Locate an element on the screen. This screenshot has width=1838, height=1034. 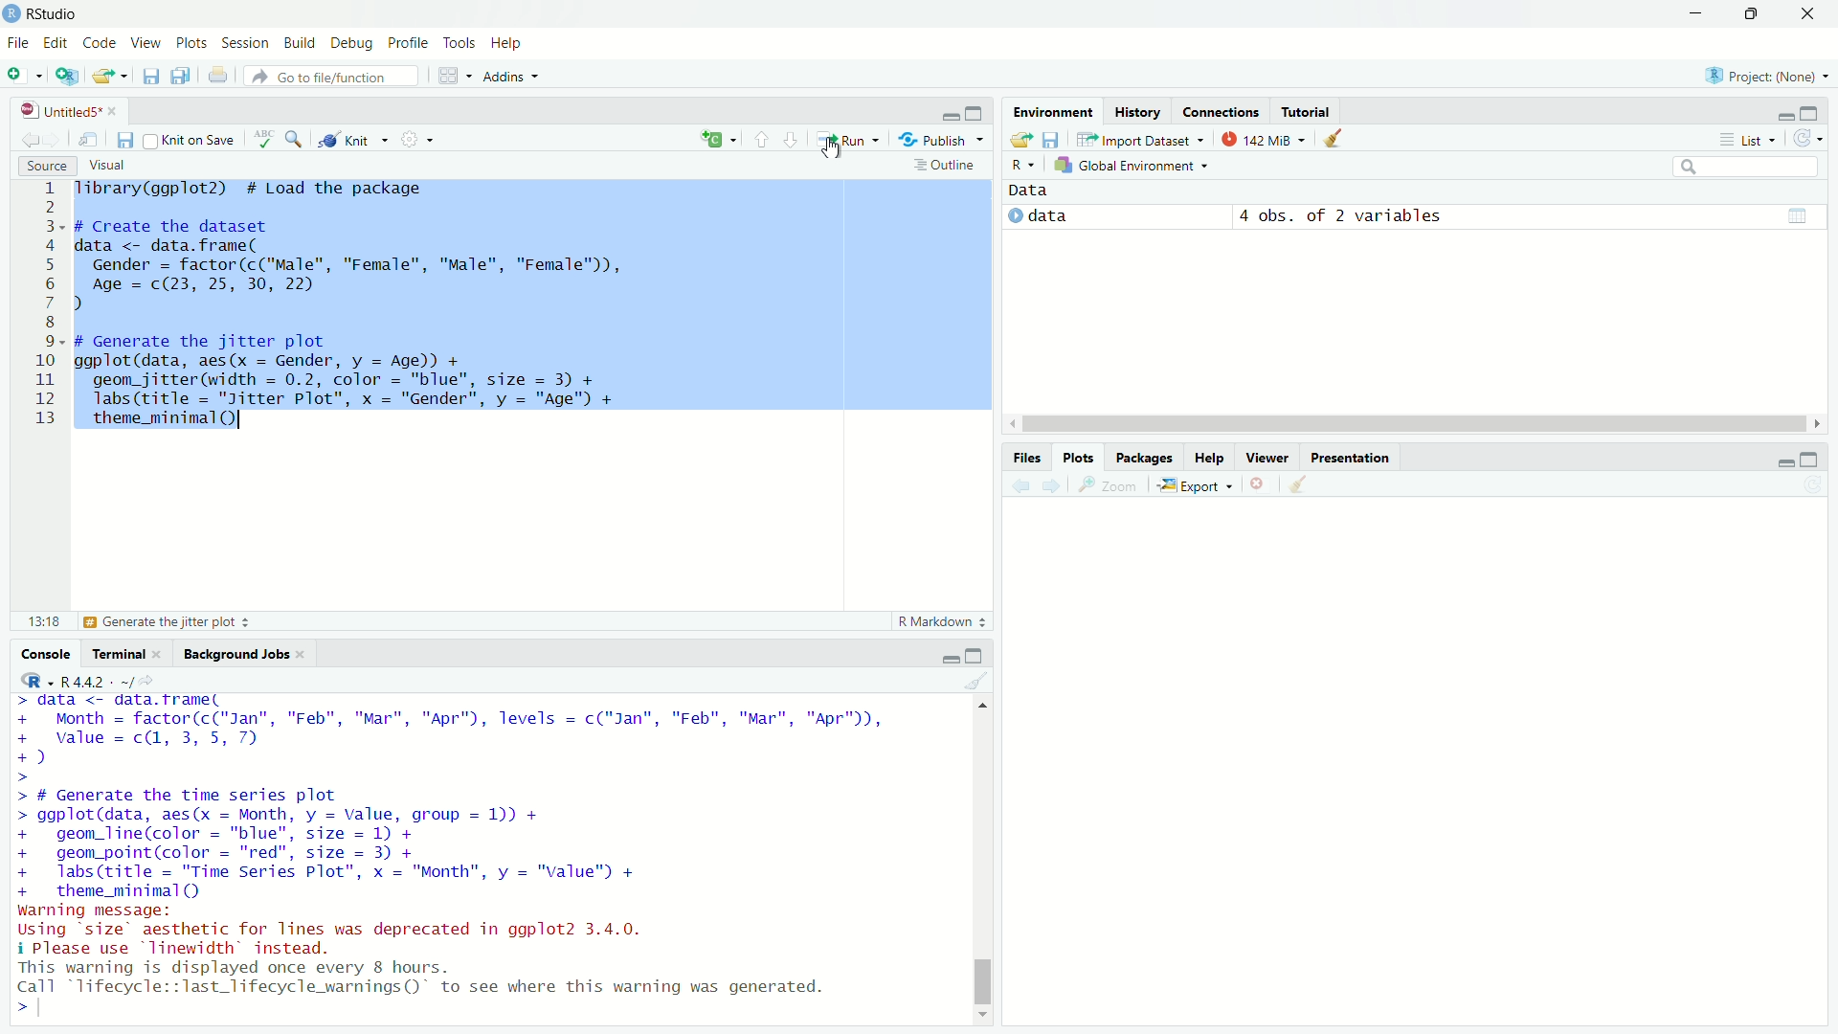
plots is located at coordinates (1083, 457).